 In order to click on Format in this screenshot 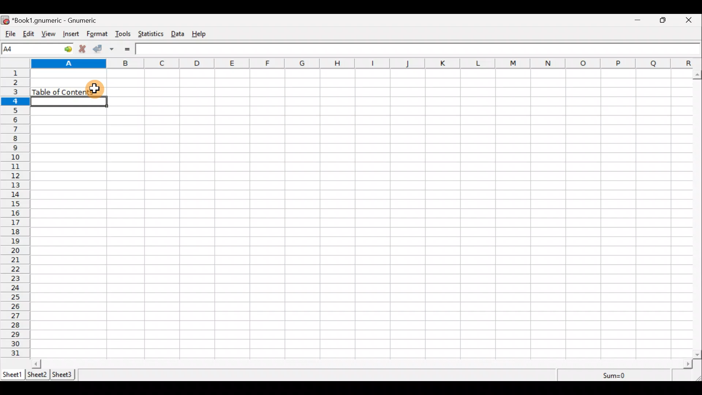, I will do `click(97, 34)`.